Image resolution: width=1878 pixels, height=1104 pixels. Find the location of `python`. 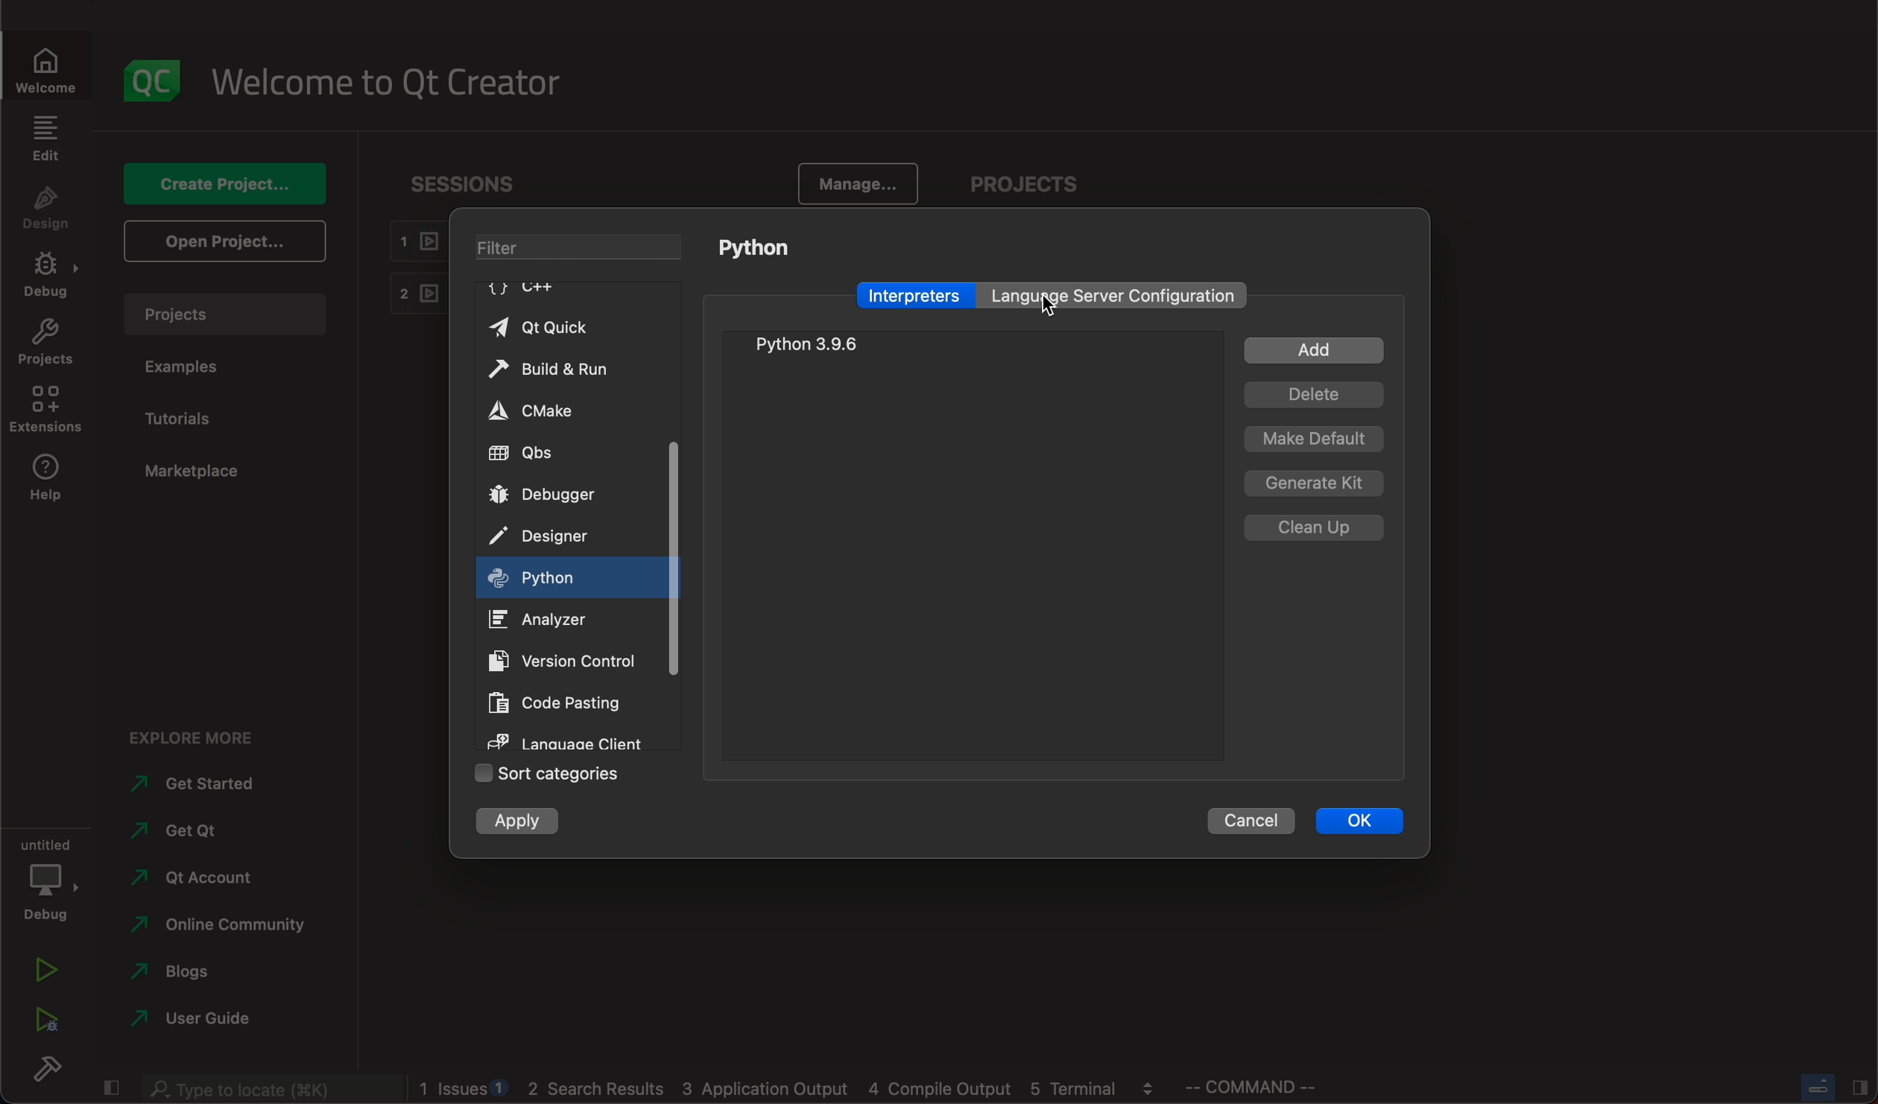

python is located at coordinates (815, 344).